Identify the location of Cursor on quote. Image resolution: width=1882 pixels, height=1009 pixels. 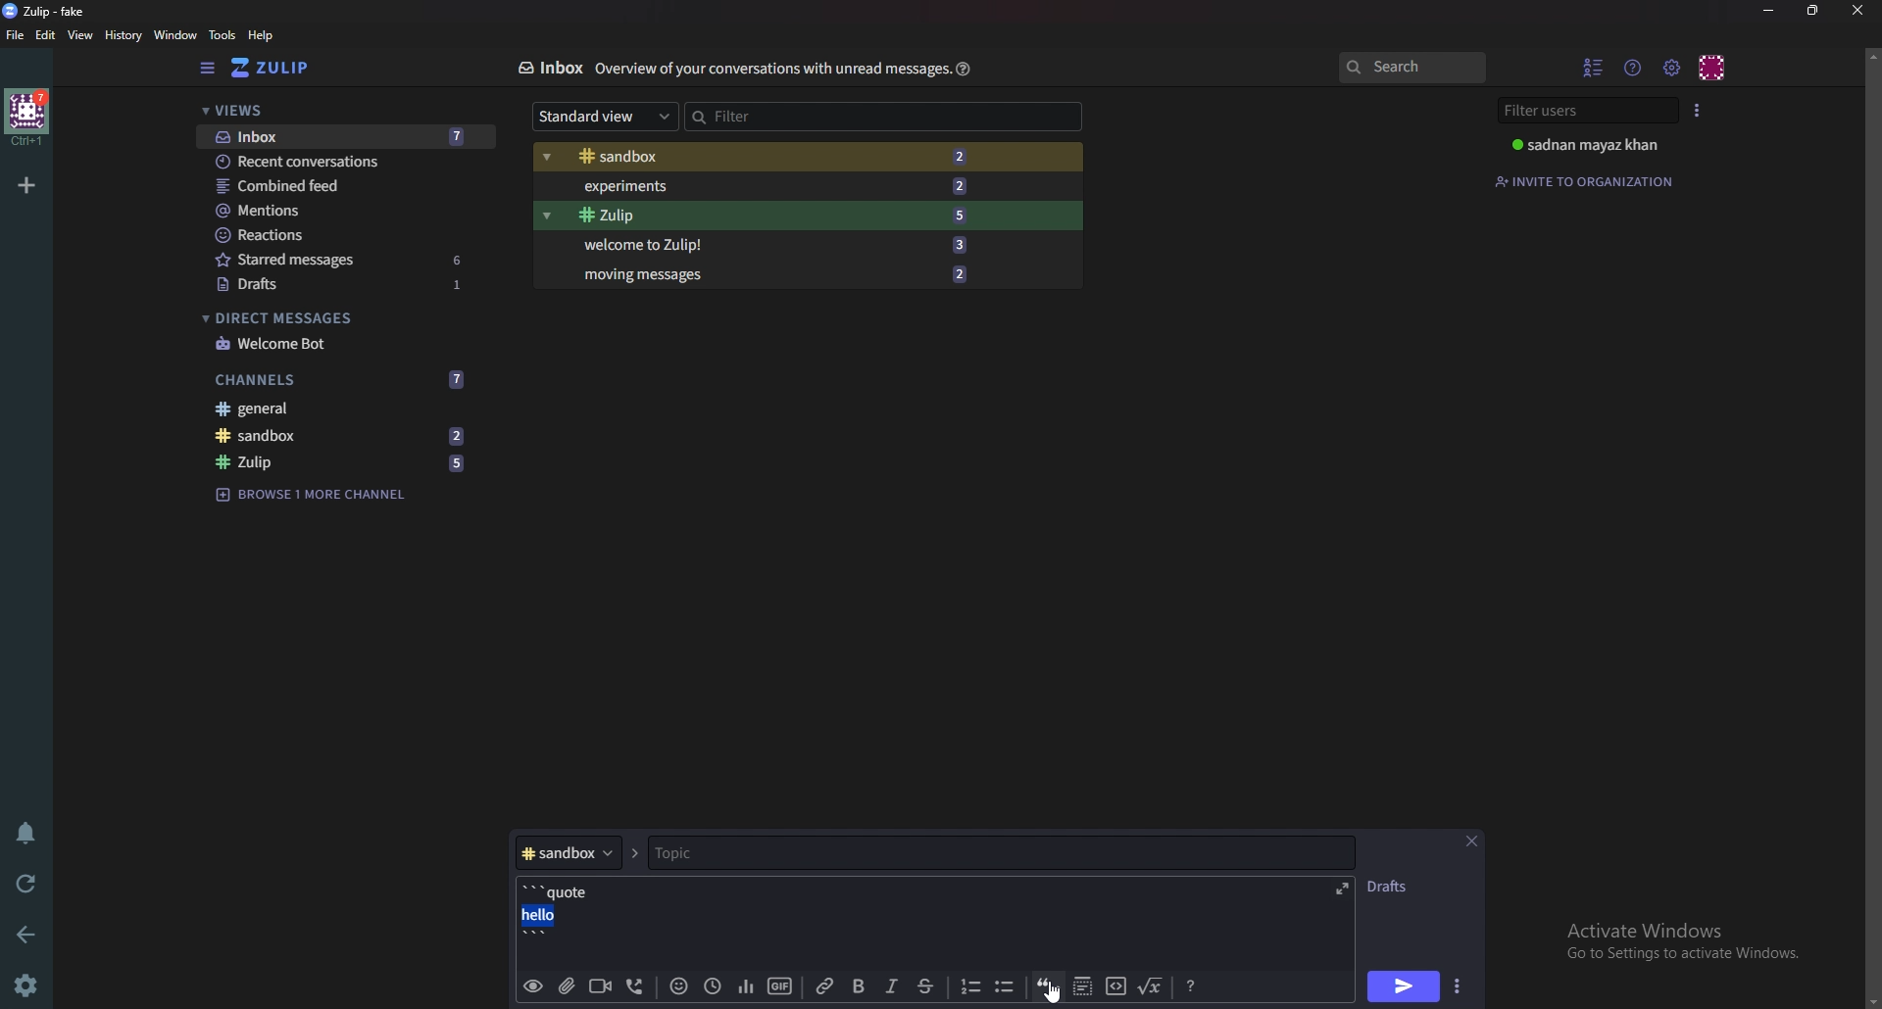
(1055, 996).